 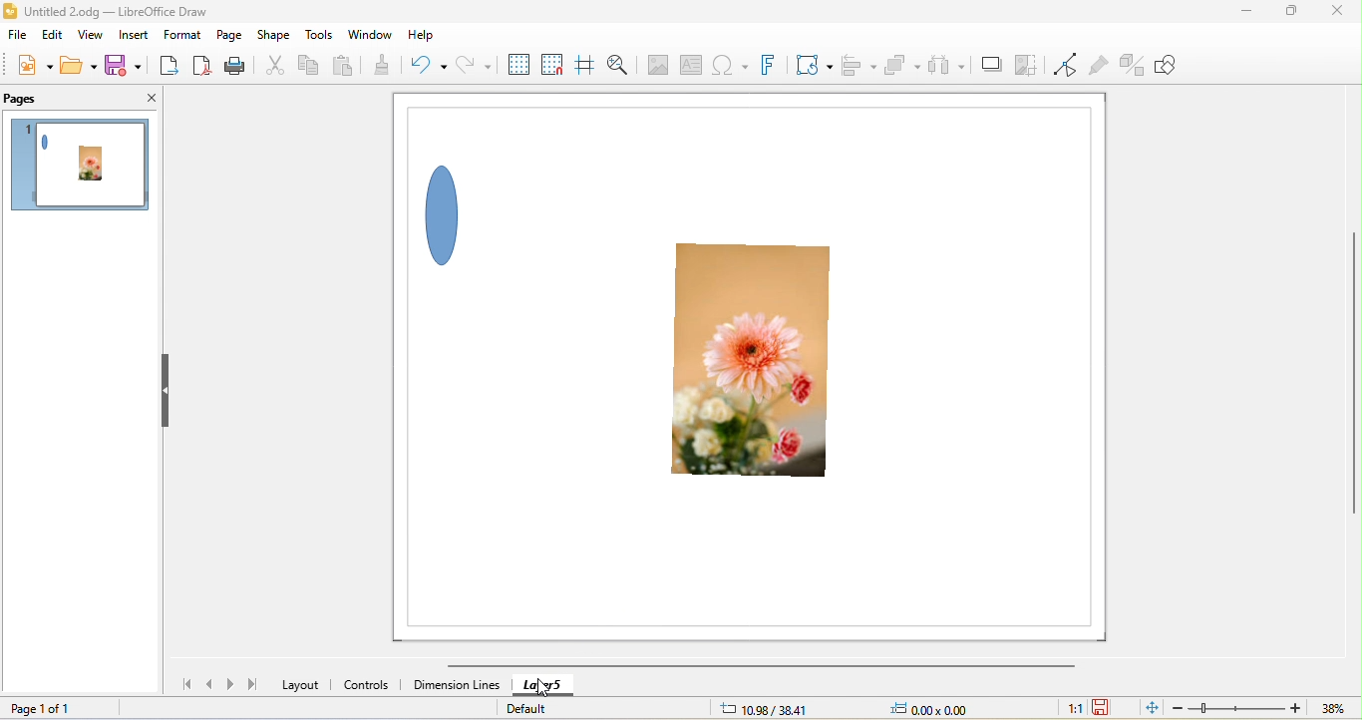 I want to click on dimension lines, so click(x=456, y=687).